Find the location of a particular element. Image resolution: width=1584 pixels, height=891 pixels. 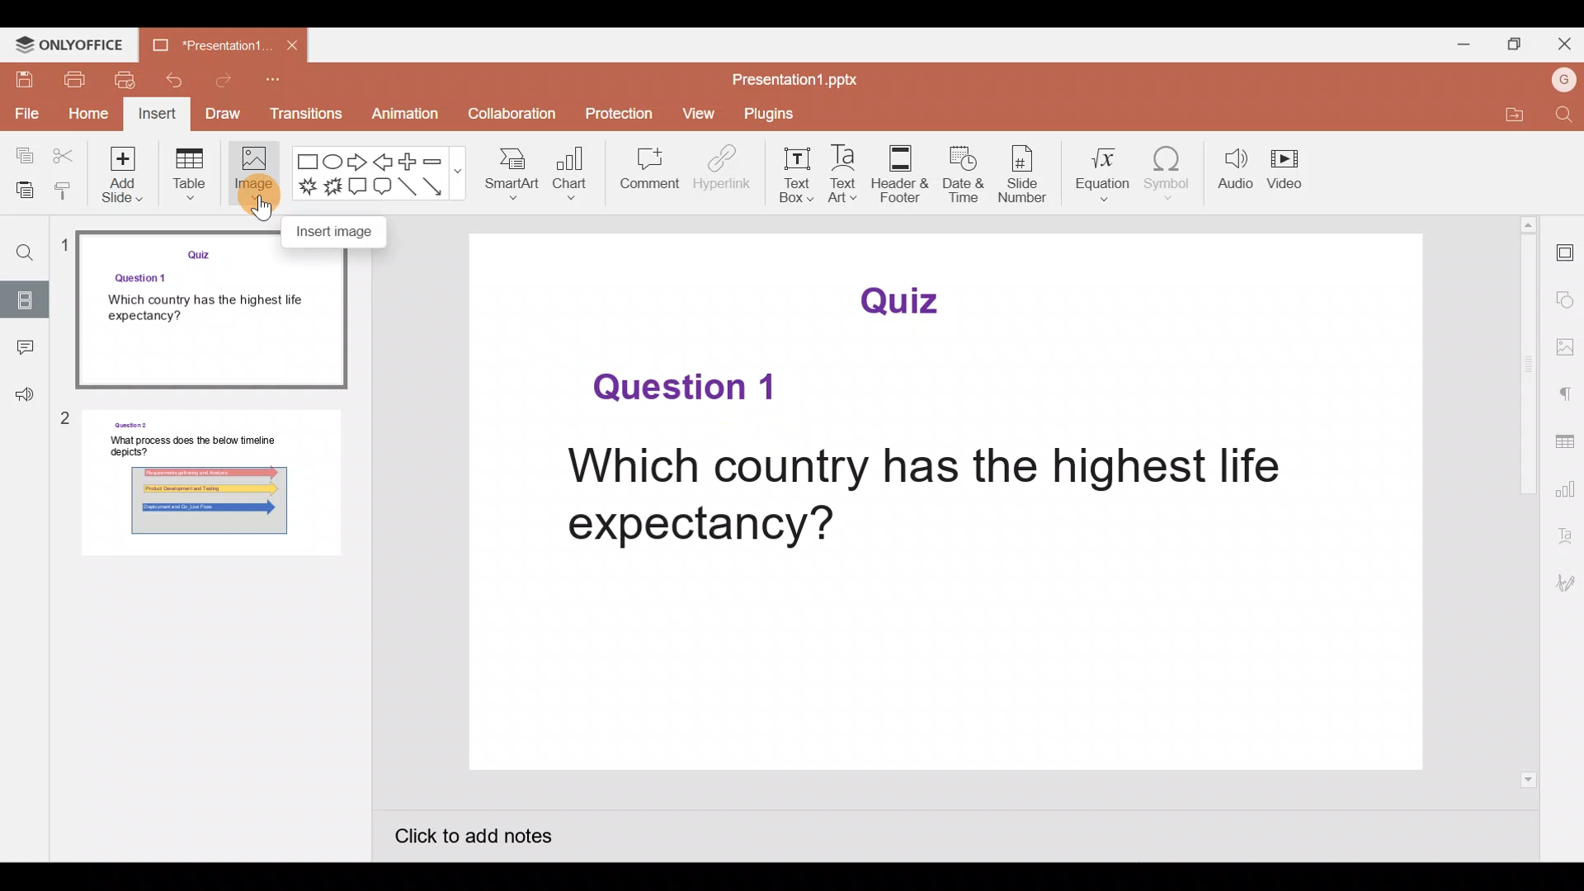

Equation is located at coordinates (1107, 174).